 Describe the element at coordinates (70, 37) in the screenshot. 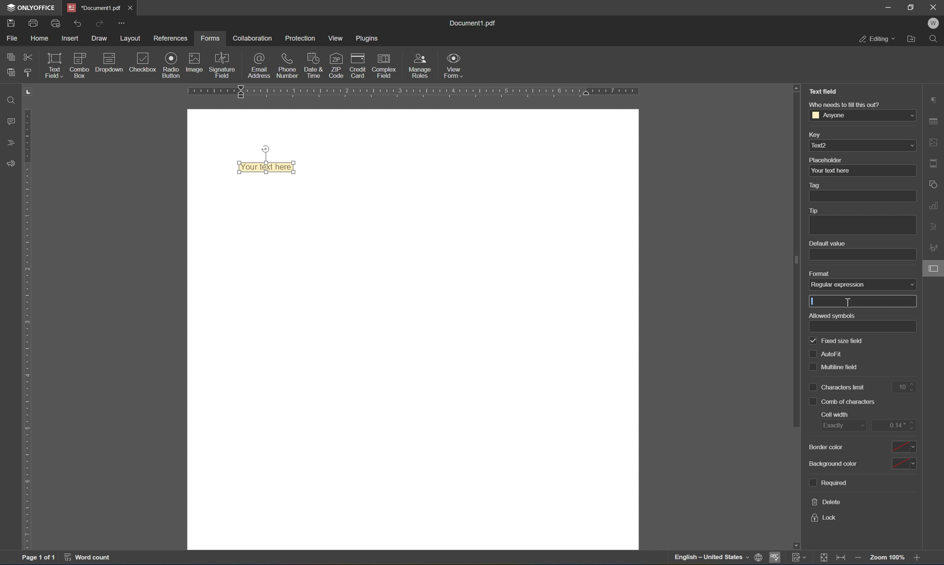

I see `insert` at that location.